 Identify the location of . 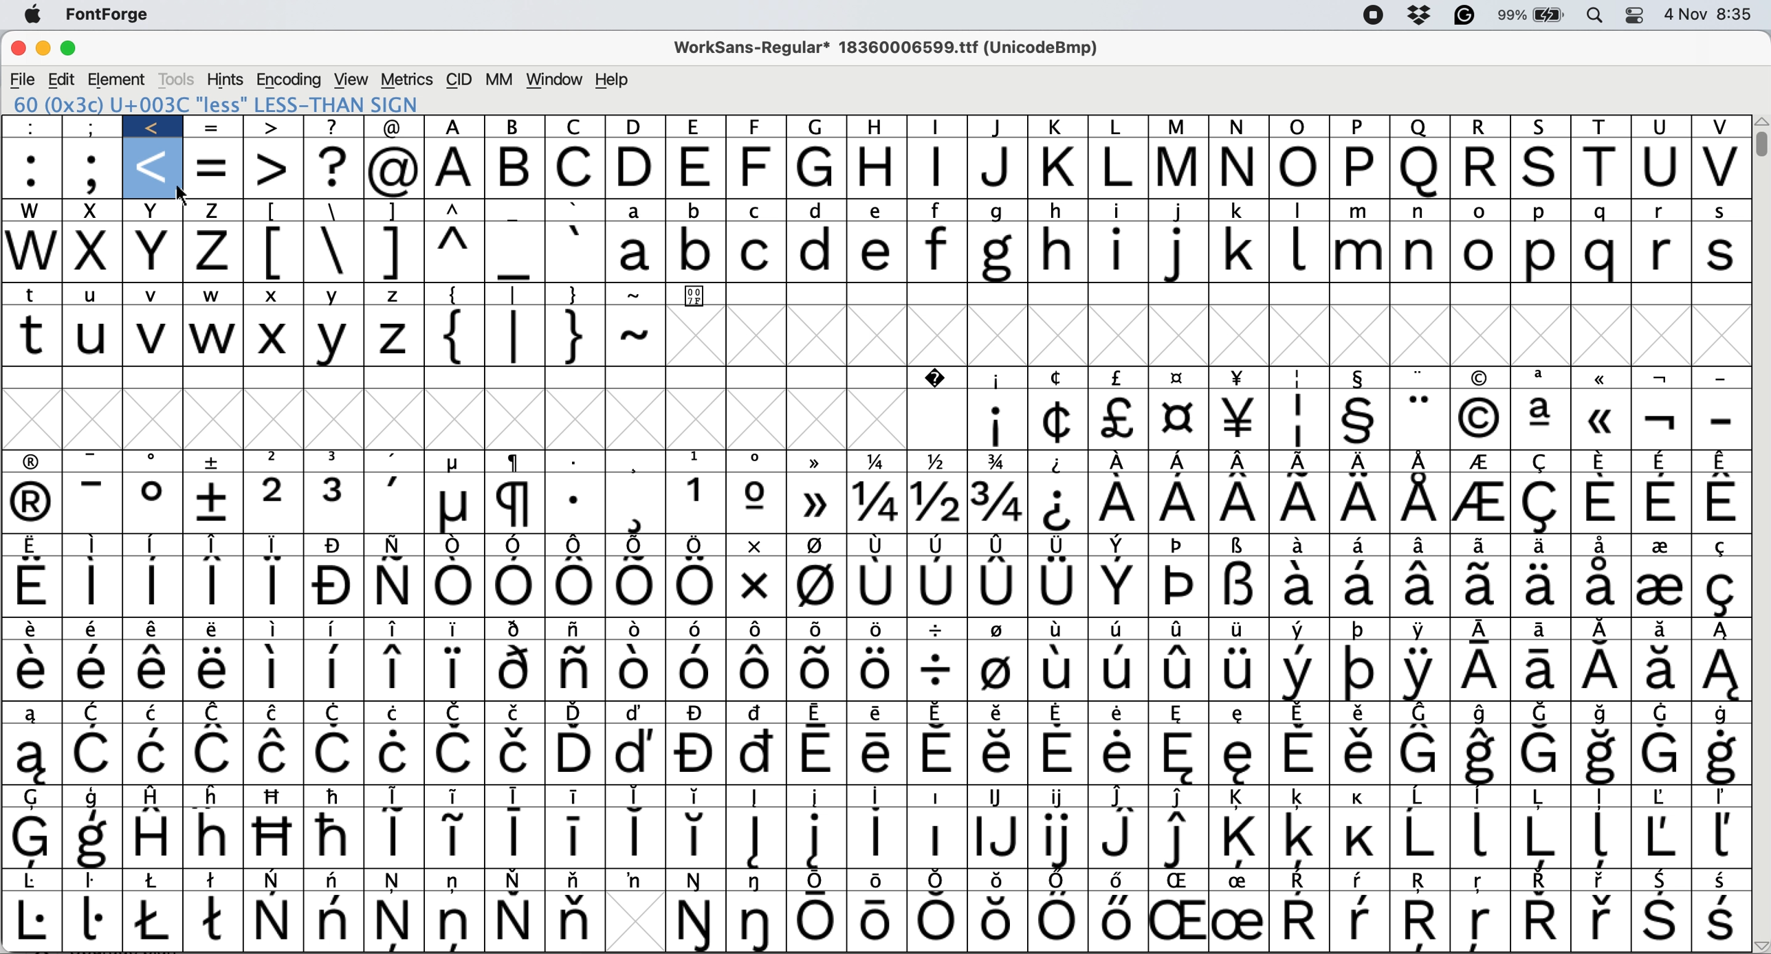
(999, 544).